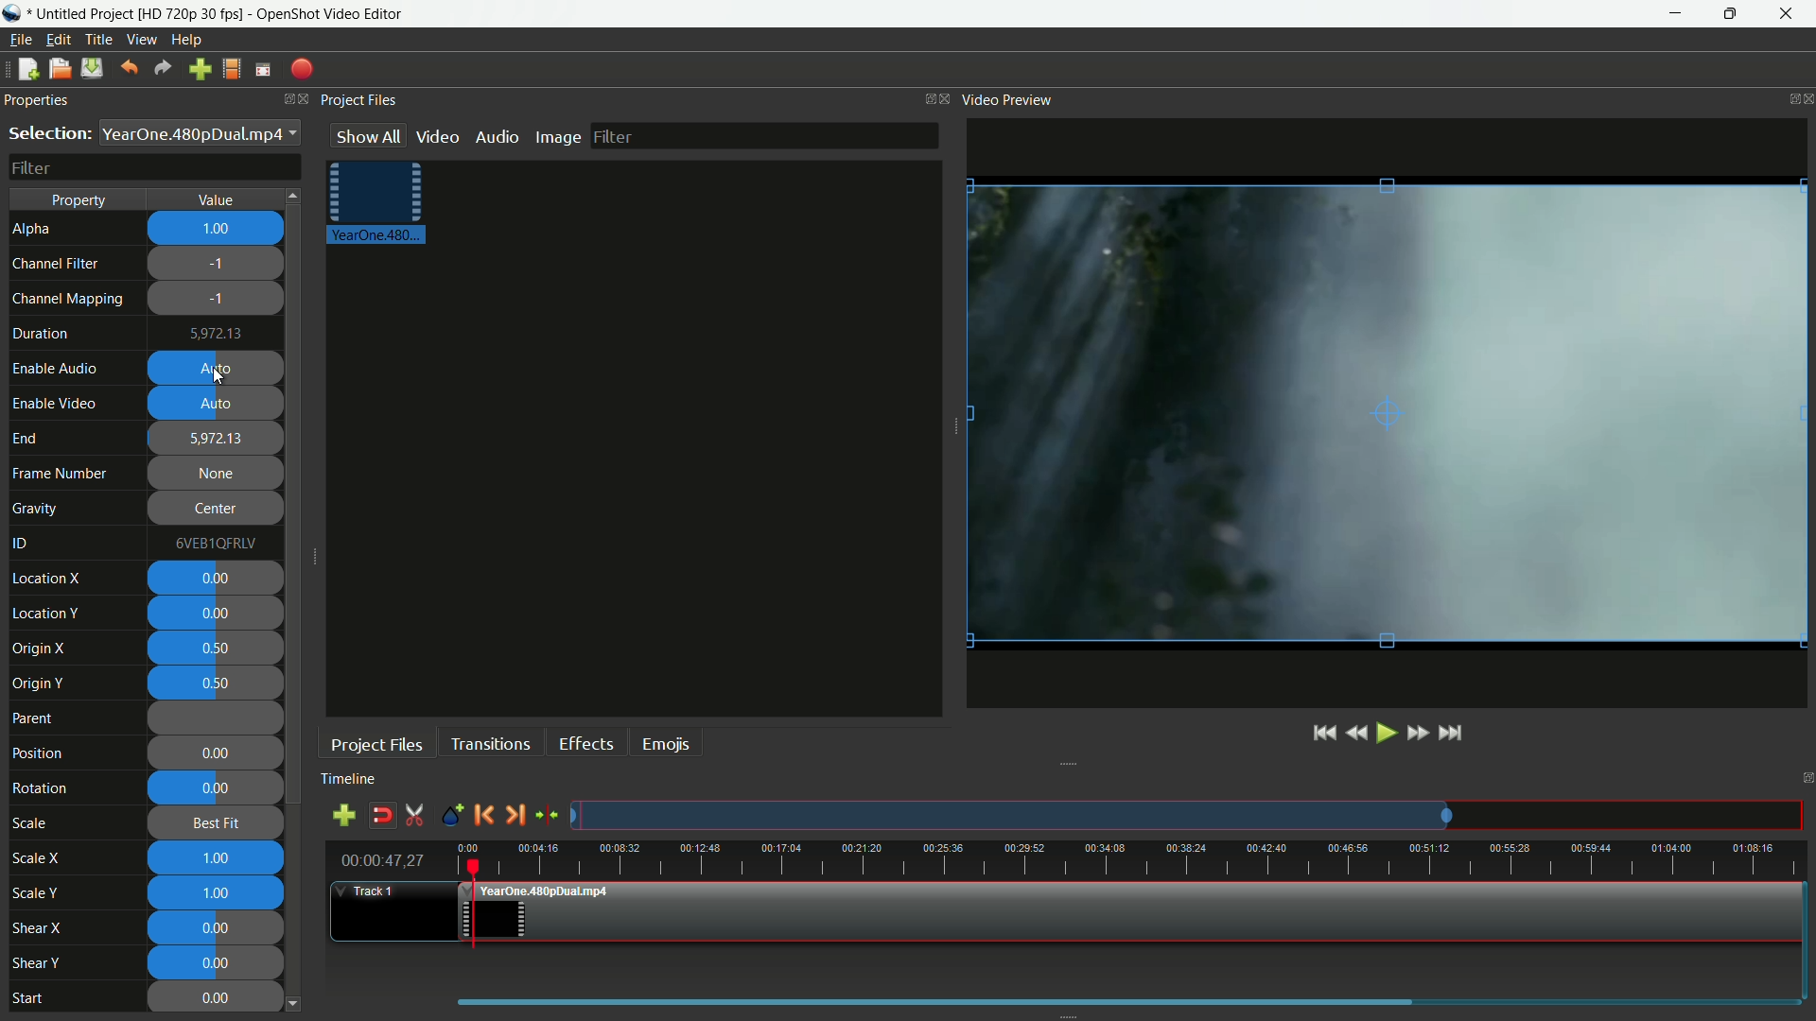  I want to click on video preview, so click(1007, 99).